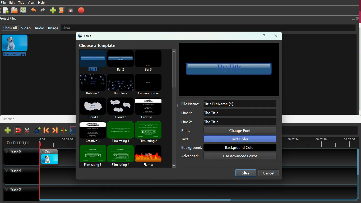  Describe the element at coordinates (53, 28) in the screenshot. I see `image` at that location.